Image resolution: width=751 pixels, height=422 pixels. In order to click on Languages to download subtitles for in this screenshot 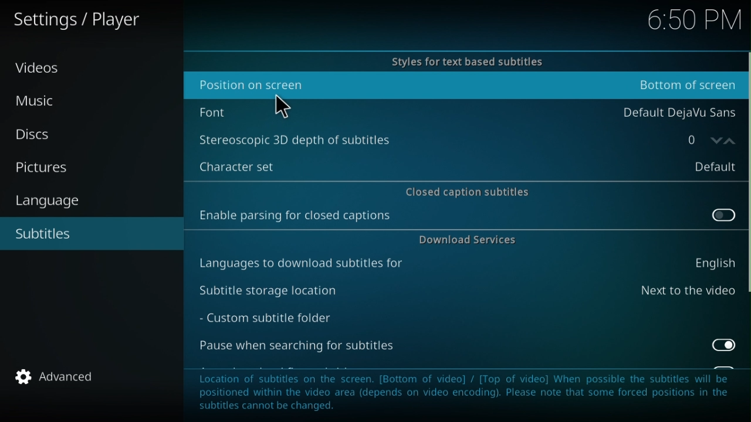, I will do `click(466, 264)`.